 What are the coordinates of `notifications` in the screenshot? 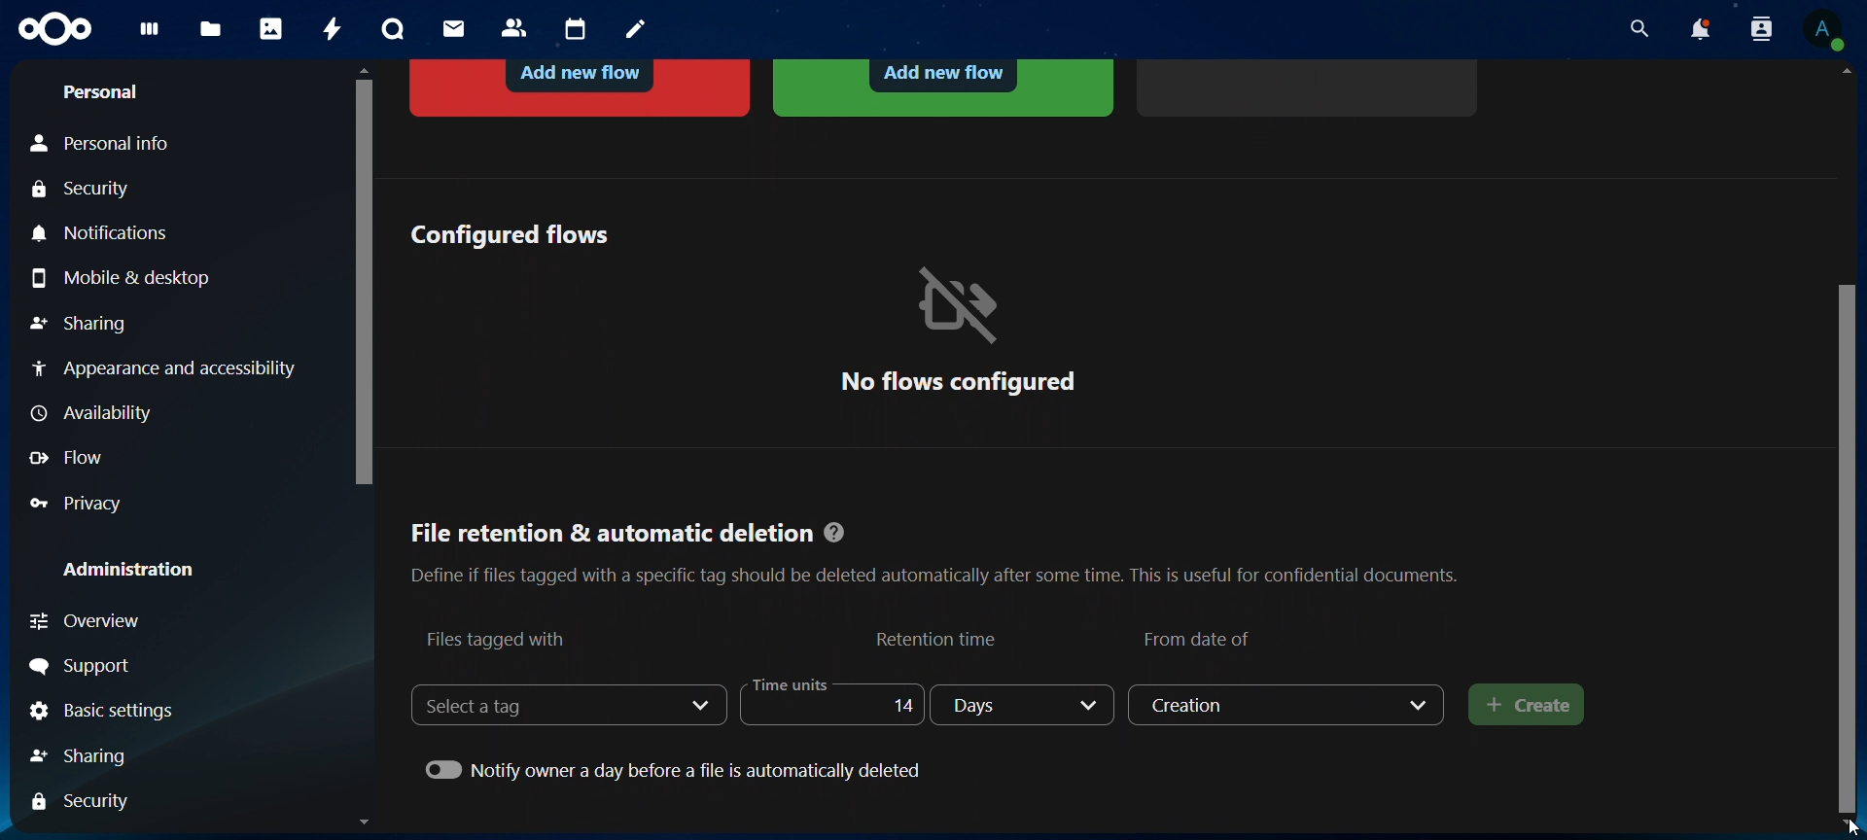 It's located at (106, 234).